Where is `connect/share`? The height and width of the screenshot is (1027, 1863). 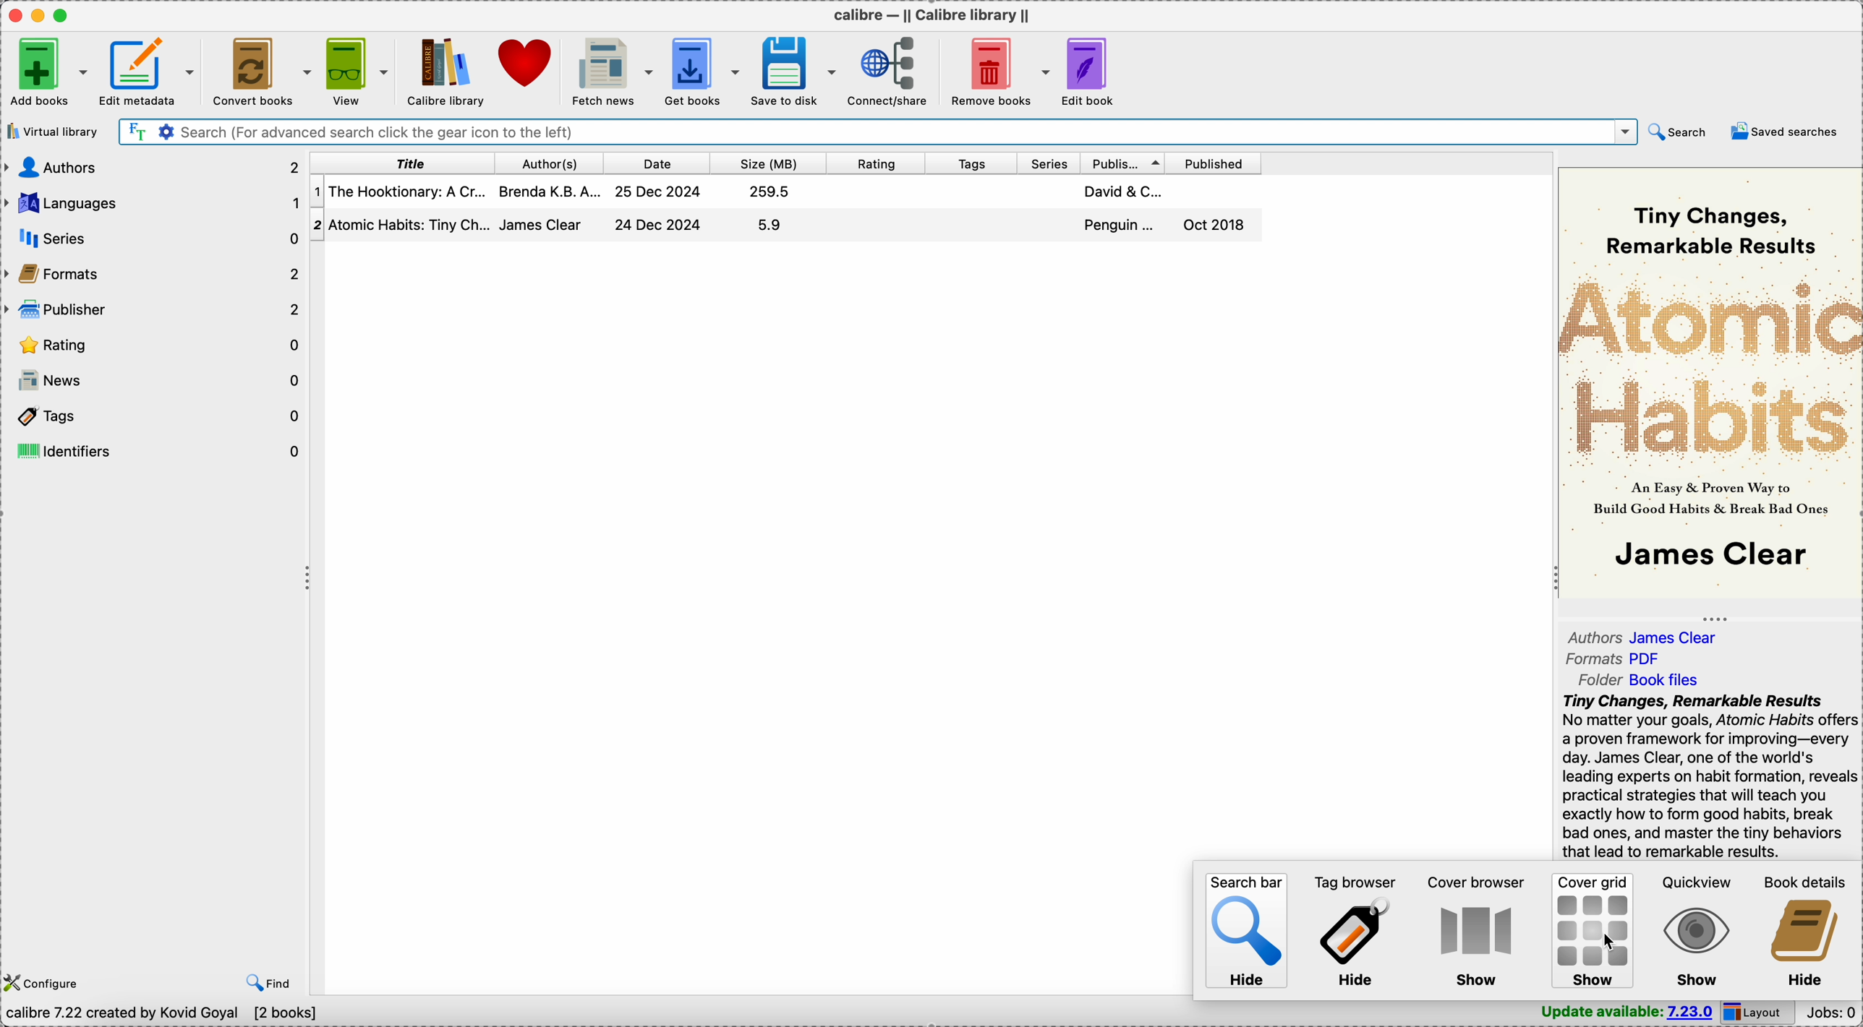 connect/share is located at coordinates (891, 70).